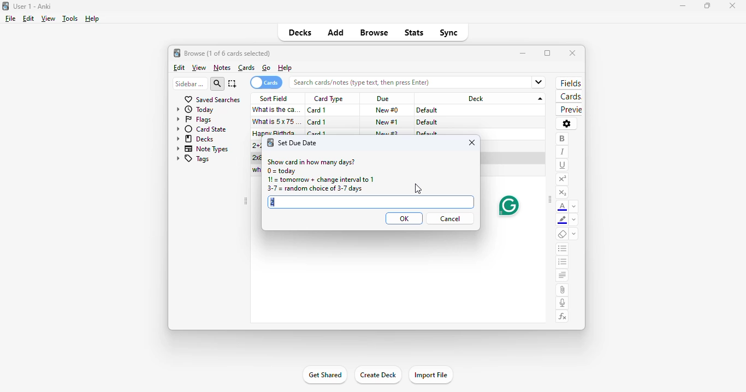 The height and width of the screenshot is (392, 746). I want to click on attach pictures/audio/video, so click(562, 290).